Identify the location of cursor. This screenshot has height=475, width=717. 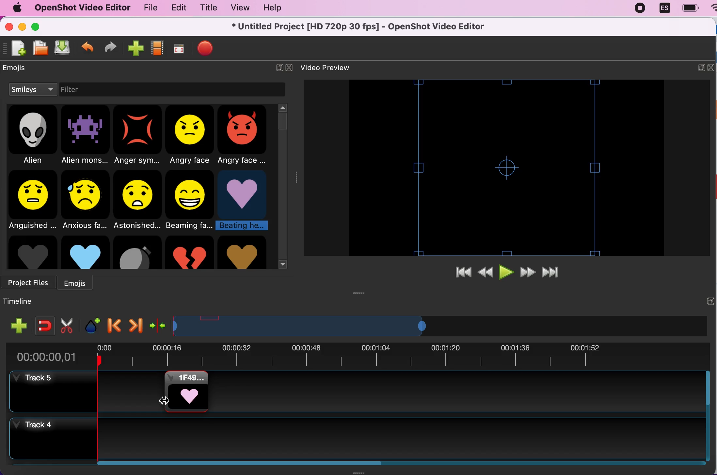
(165, 401).